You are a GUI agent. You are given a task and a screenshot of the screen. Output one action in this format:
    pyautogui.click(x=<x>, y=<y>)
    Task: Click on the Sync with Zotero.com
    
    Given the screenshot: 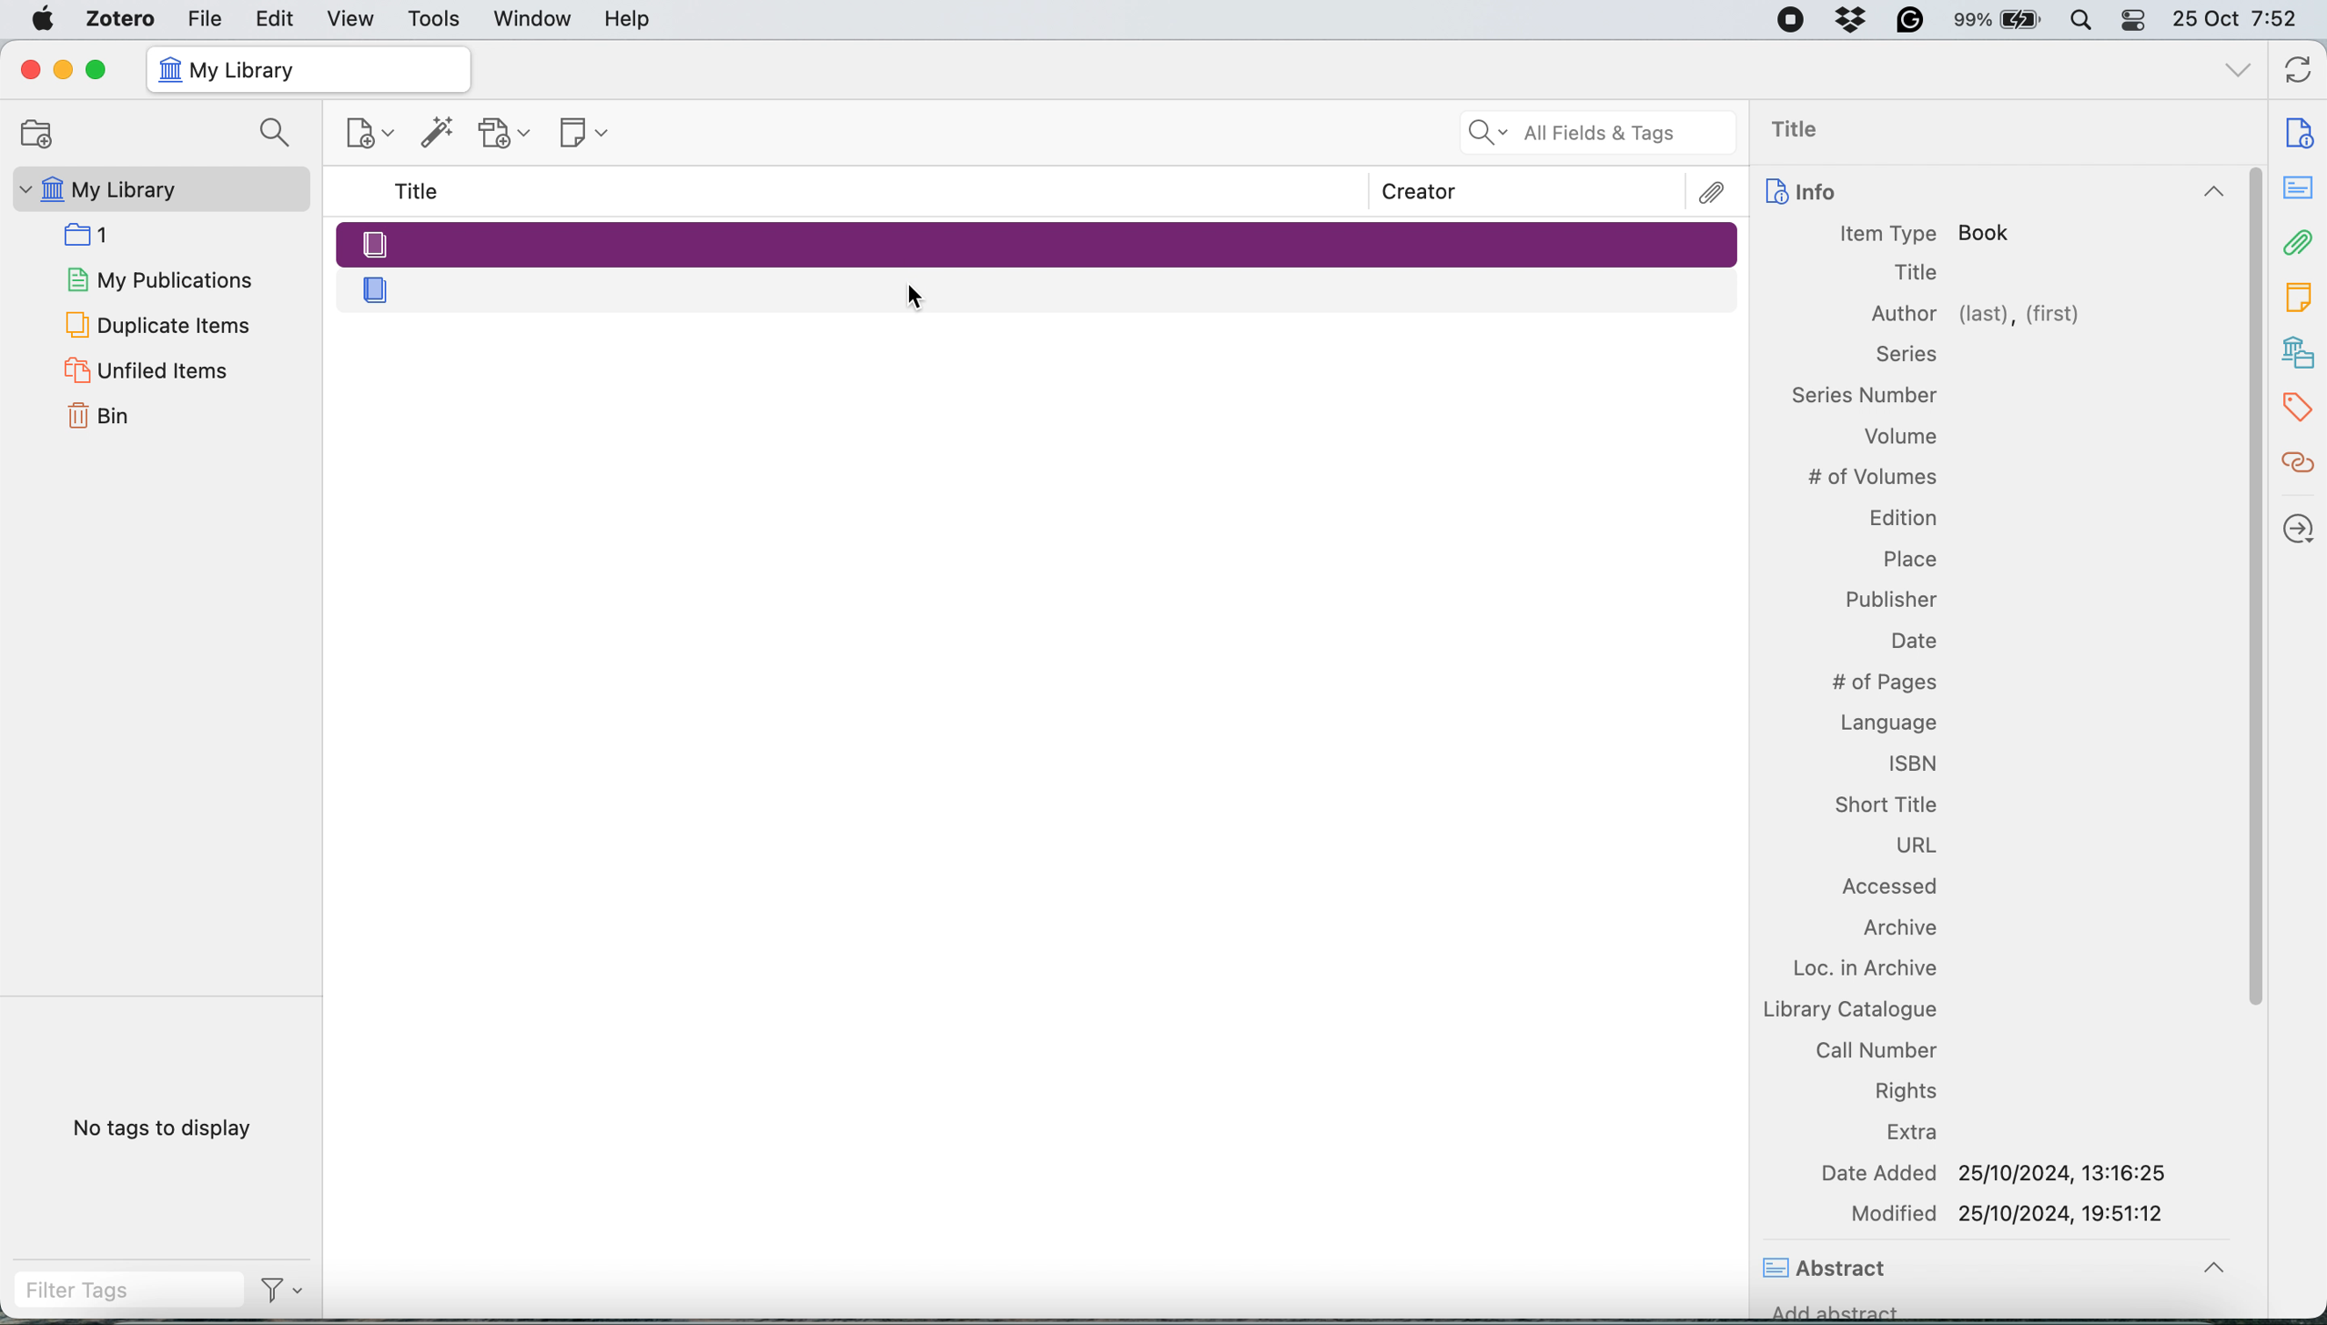 What is the action you would take?
    pyautogui.click(x=2300, y=73)
    